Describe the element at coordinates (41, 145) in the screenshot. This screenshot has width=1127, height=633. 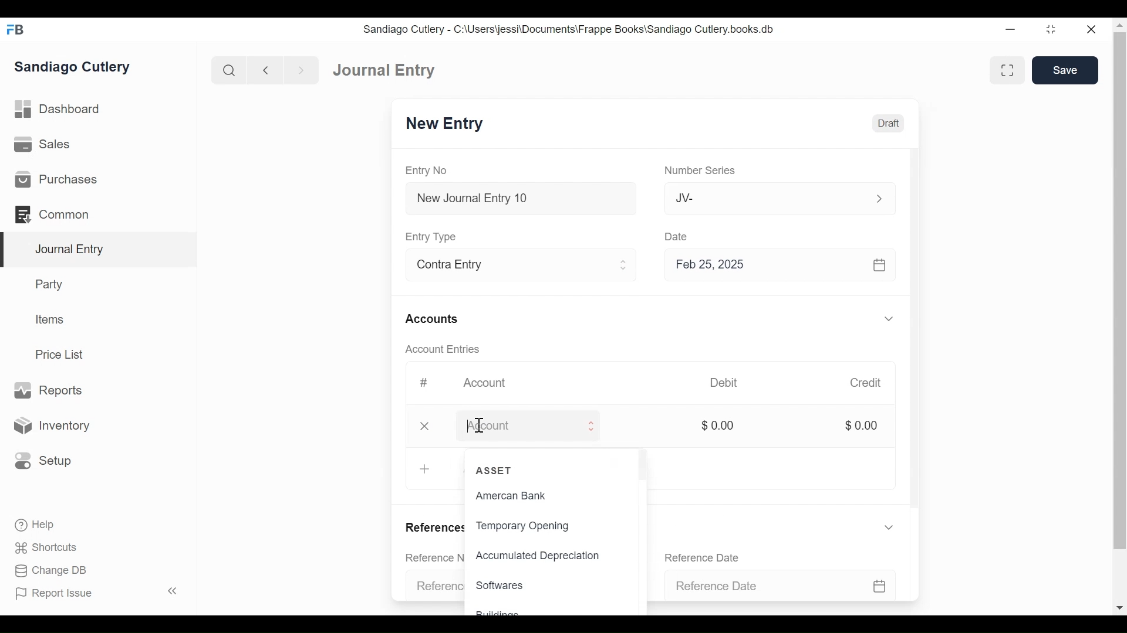
I see `Sales` at that location.